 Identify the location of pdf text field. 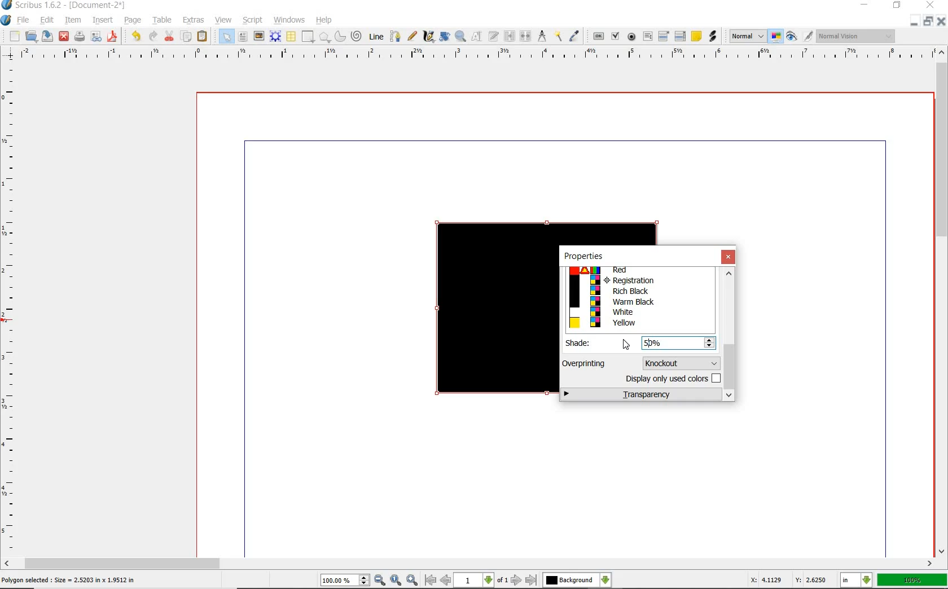
(648, 37).